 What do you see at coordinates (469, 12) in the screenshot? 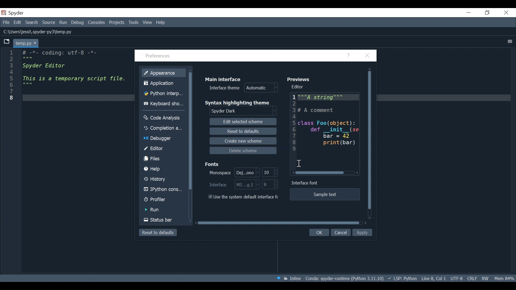
I see `Minimize` at bounding box center [469, 12].